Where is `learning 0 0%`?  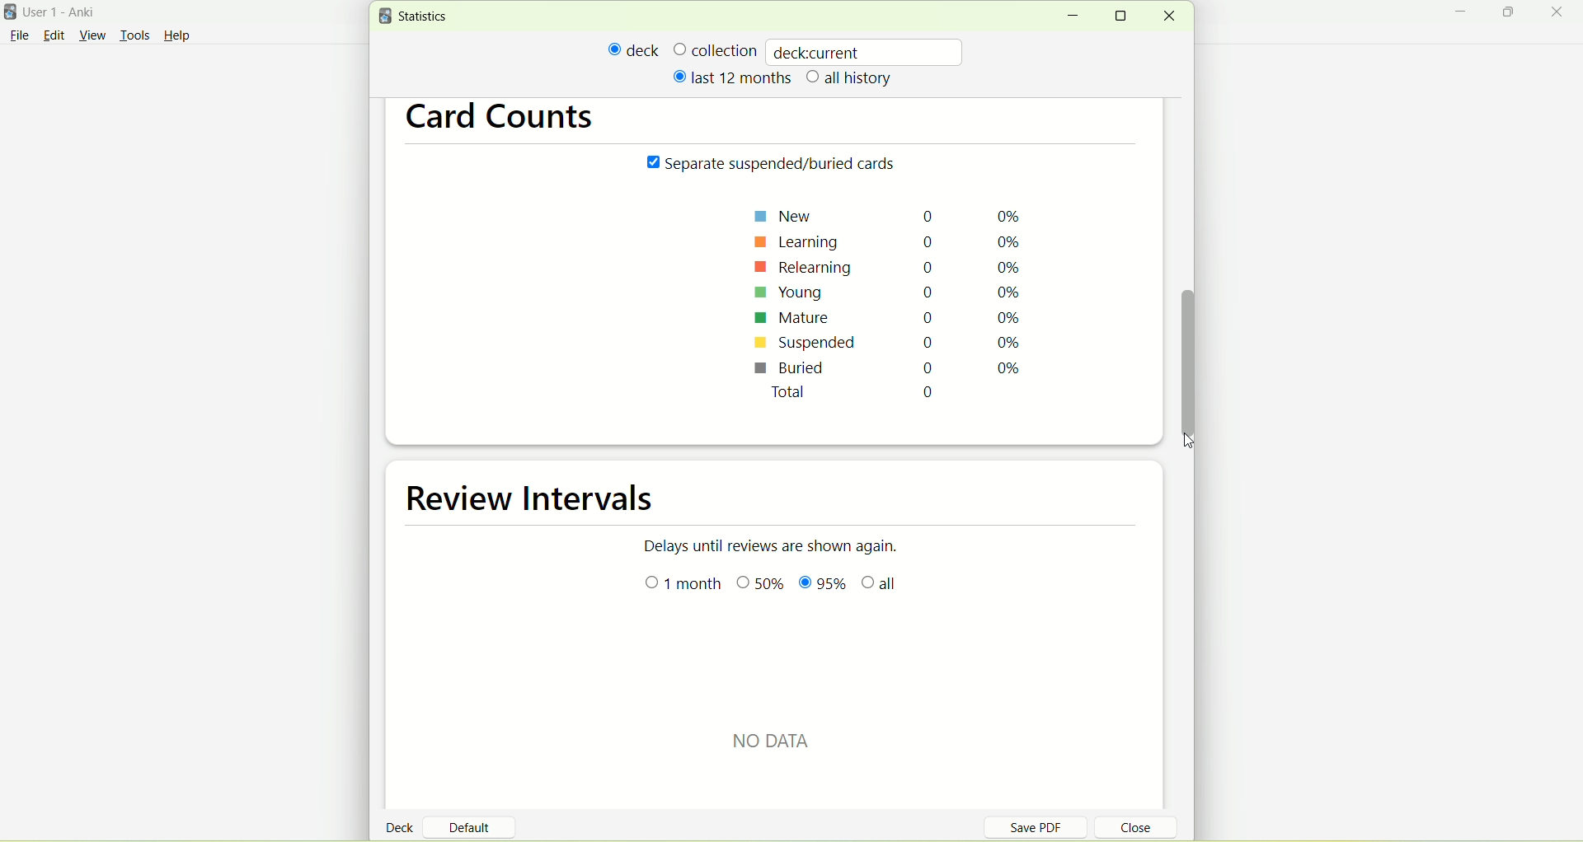
learning 0 0% is located at coordinates (895, 239).